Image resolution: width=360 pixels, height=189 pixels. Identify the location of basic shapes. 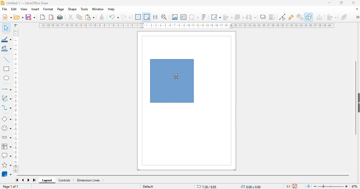
(6, 119).